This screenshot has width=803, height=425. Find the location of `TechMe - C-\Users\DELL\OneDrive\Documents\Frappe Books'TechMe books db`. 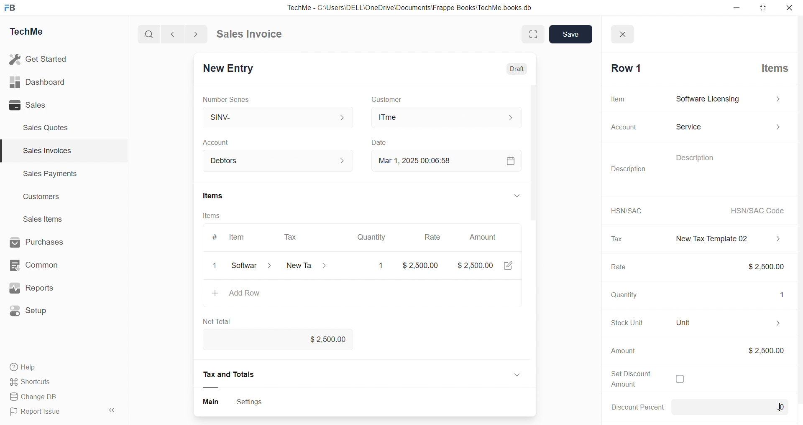

TechMe - C-\Users\DELL\OneDrive\Documents\Frappe Books'TechMe books db is located at coordinates (418, 6).